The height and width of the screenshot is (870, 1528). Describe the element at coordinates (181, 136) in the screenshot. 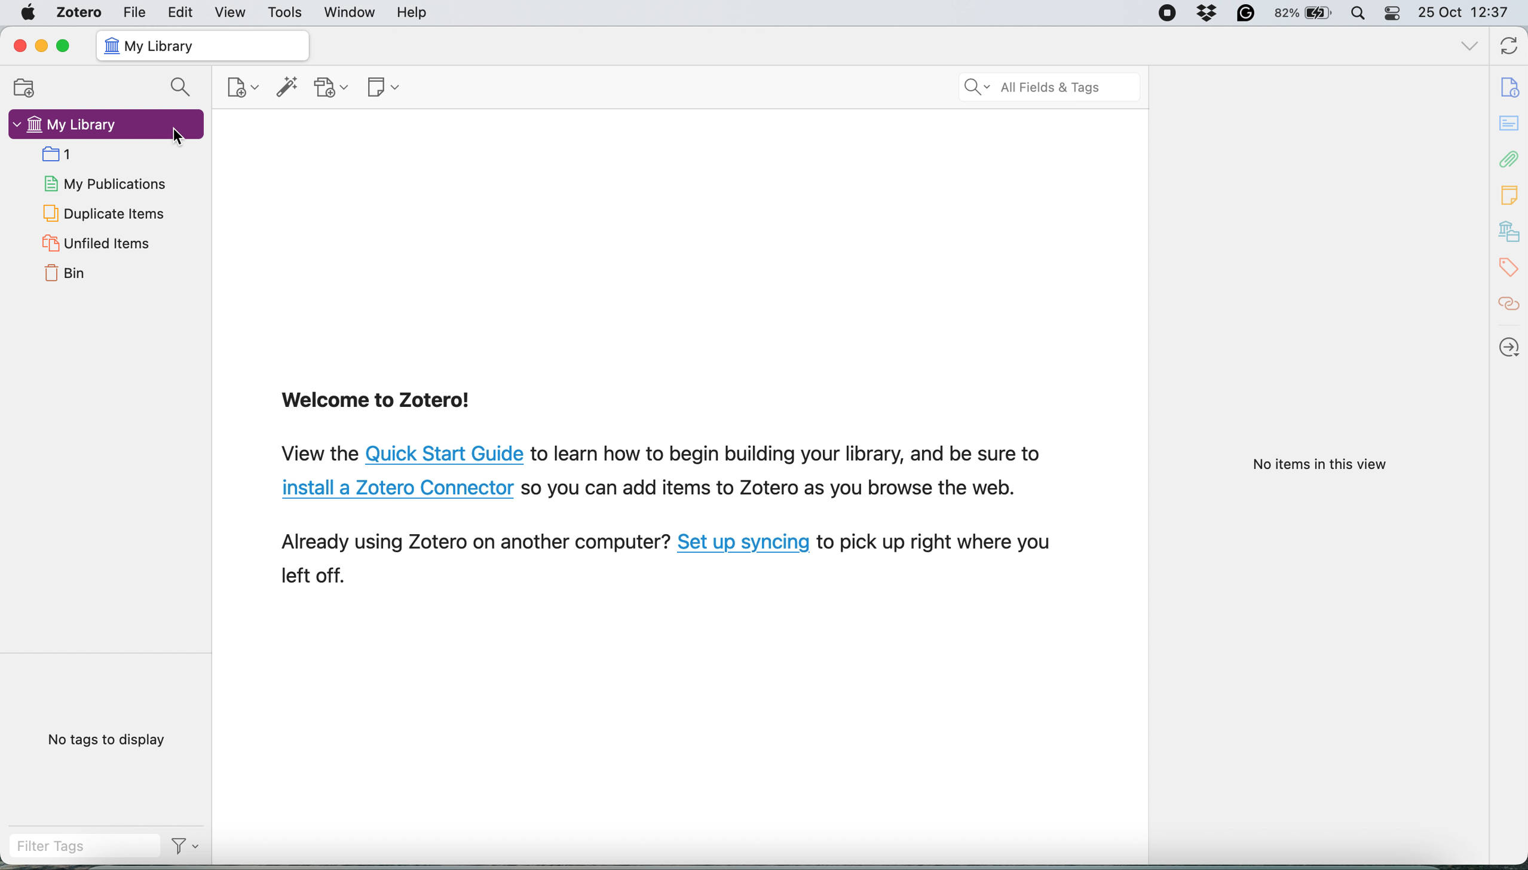

I see `Cursor` at that location.